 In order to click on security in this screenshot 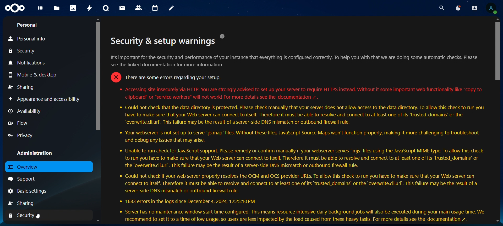, I will do `click(20, 216)`.